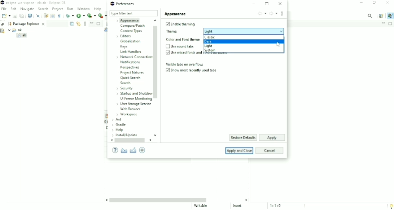 Image resolution: width=394 pixels, height=210 pixels. Describe the element at coordinates (210, 37) in the screenshot. I see `Classic` at that location.